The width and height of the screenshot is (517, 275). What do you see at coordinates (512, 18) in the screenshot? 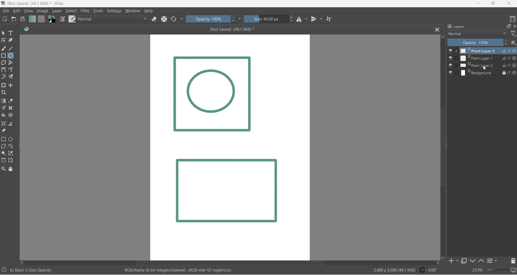
I see `display type` at bounding box center [512, 18].